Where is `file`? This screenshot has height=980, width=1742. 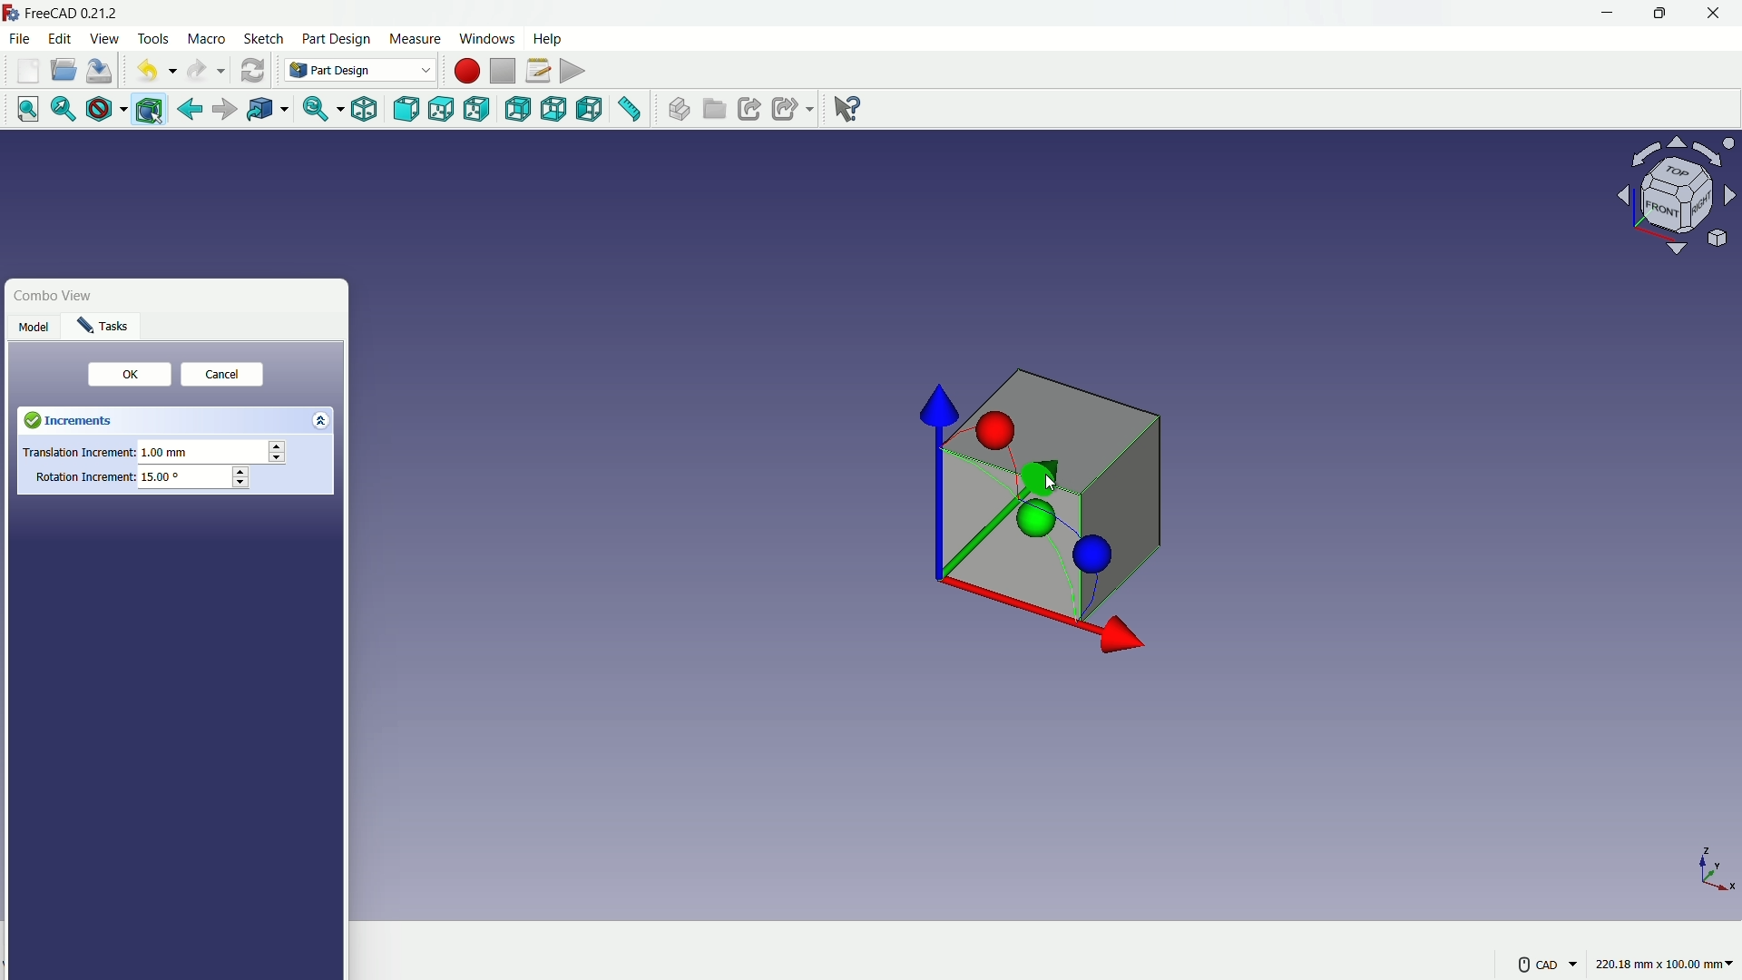 file is located at coordinates (19, 37).